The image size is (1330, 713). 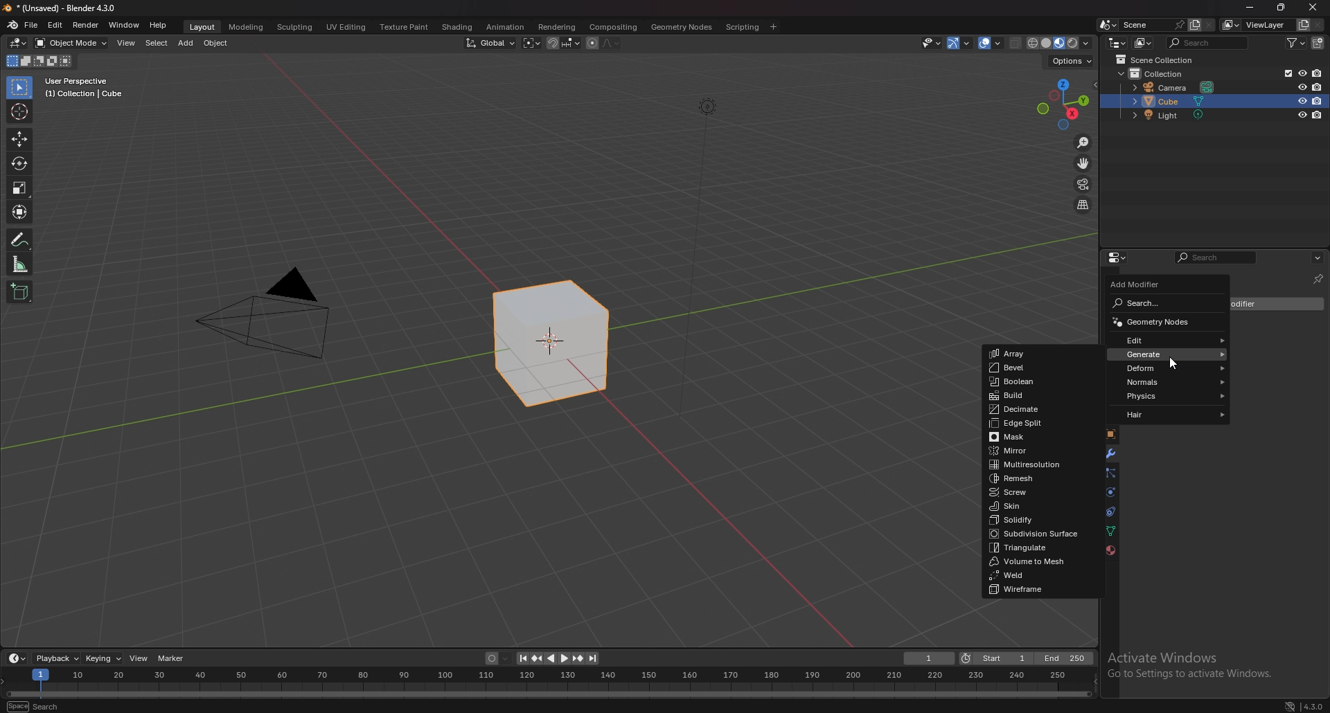 What do you see at coordinates (1042, 408) in the screenshot?
I see `decimate` at bounding box center [1042, 408].